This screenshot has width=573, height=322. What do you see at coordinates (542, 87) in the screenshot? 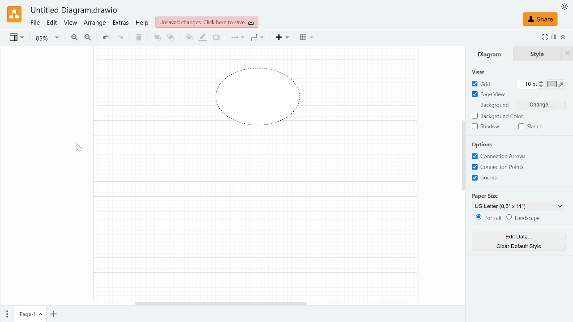
I see `Decrease grid count` at bounding box center [542, 87].